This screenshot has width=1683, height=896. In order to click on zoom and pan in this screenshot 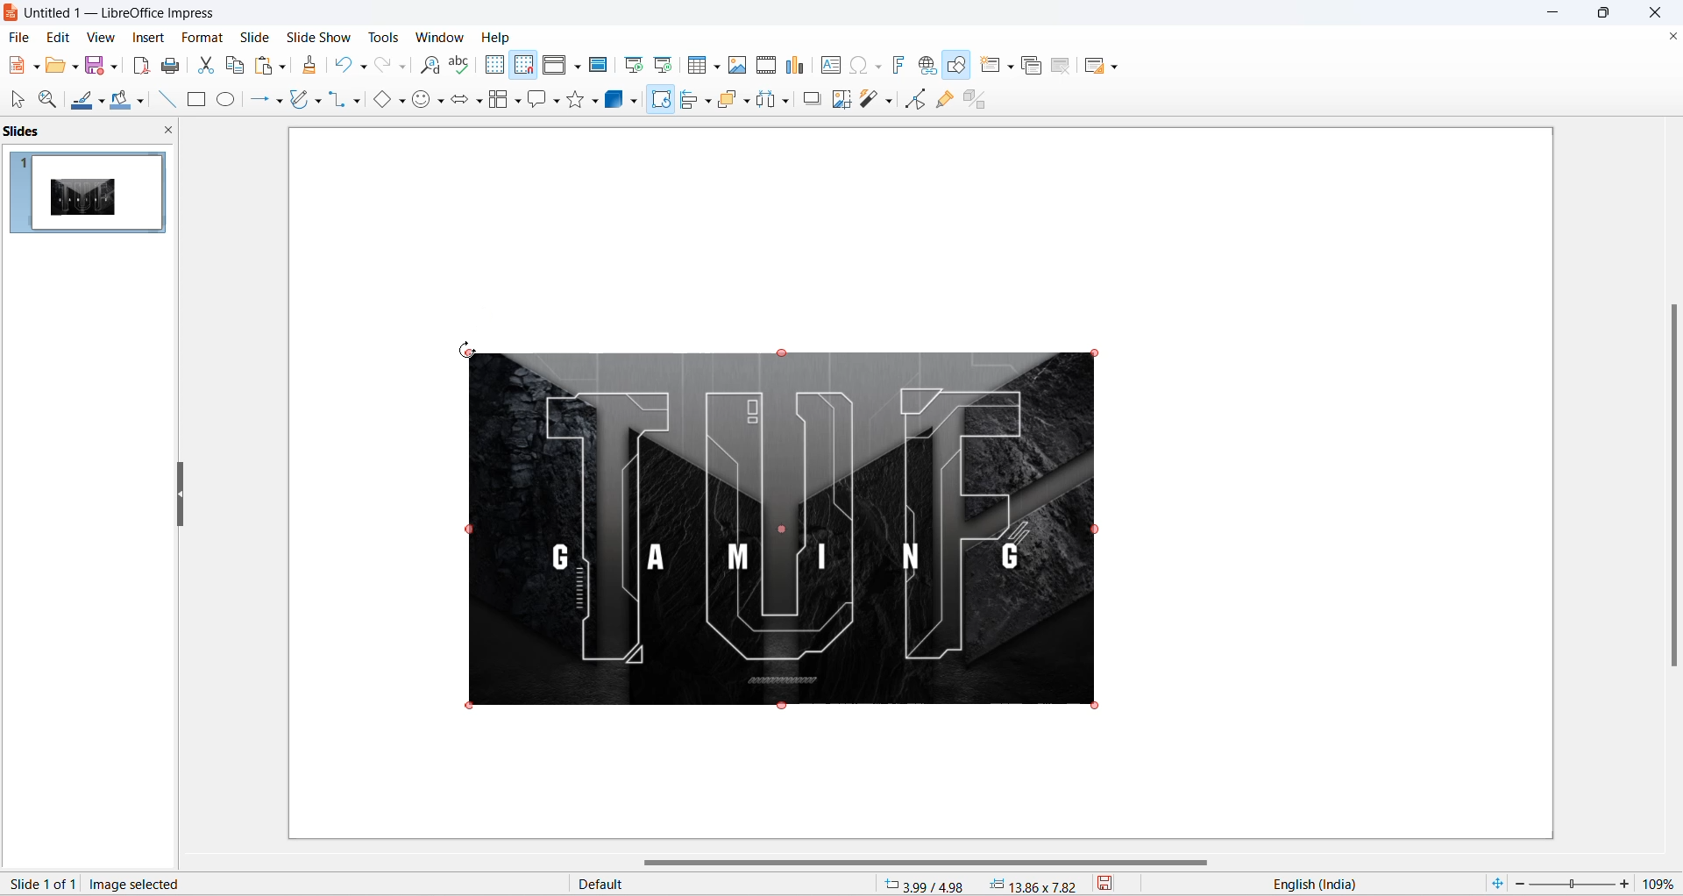, I will do `click(46, 100)`.